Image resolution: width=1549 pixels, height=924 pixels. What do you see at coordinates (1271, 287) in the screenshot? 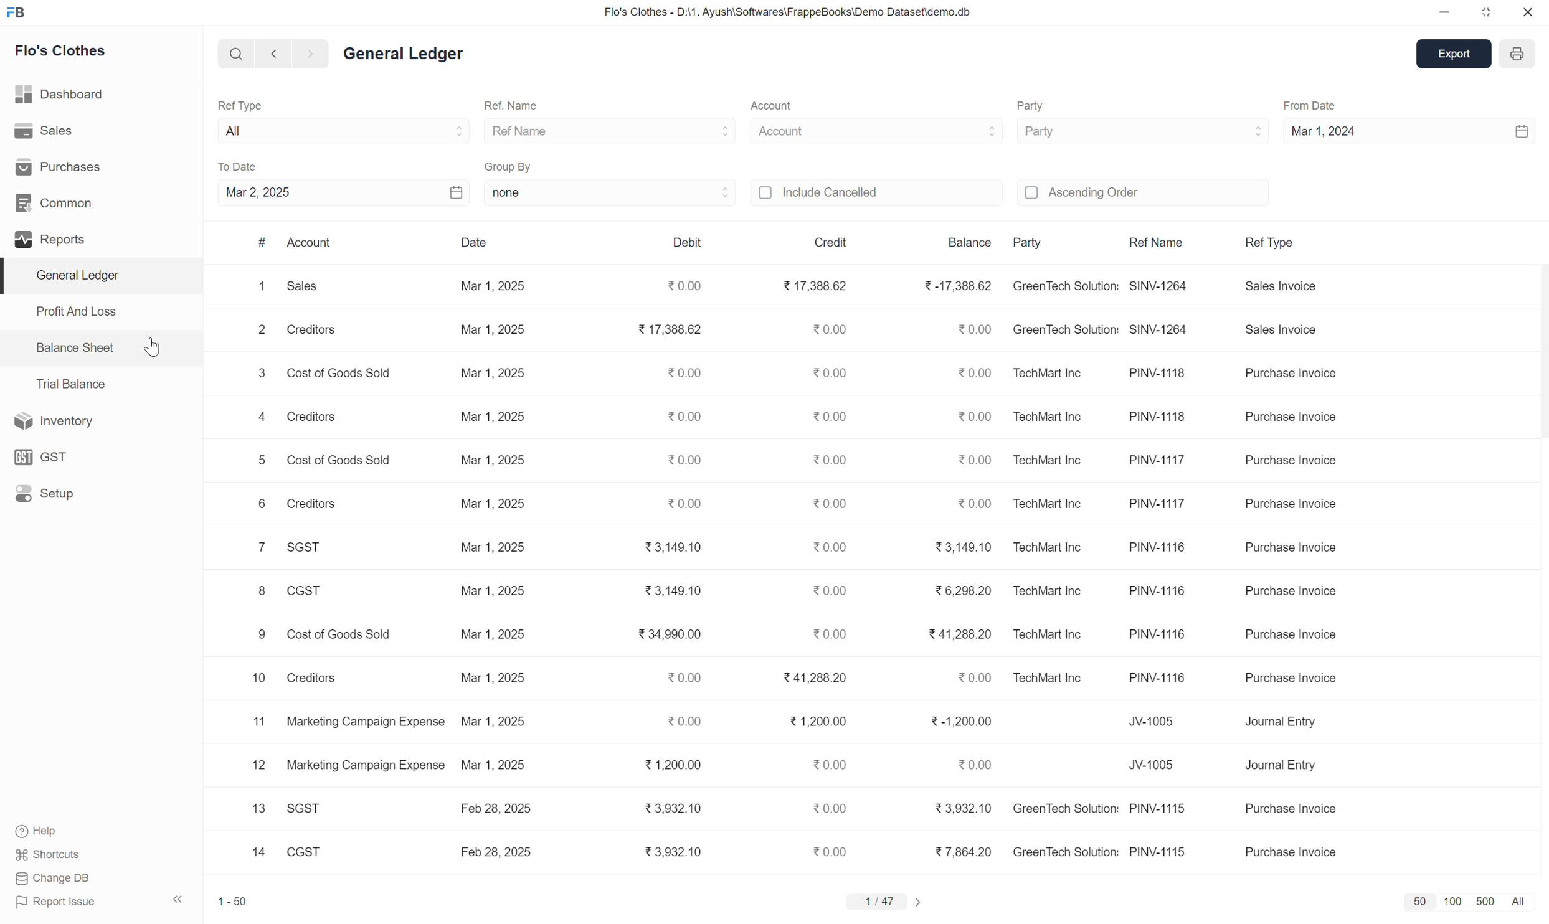
I see `Sales invoice` at bounding box center [1271, 287].